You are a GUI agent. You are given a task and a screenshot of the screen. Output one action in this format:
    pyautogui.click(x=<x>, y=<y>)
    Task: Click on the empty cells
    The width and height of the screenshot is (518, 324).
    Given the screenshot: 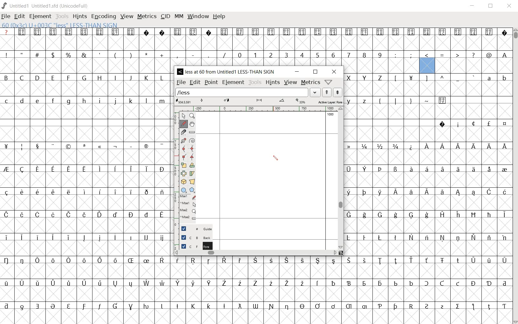 What is the action you would take?
    pyautogui.click(x=255, y=42)
    